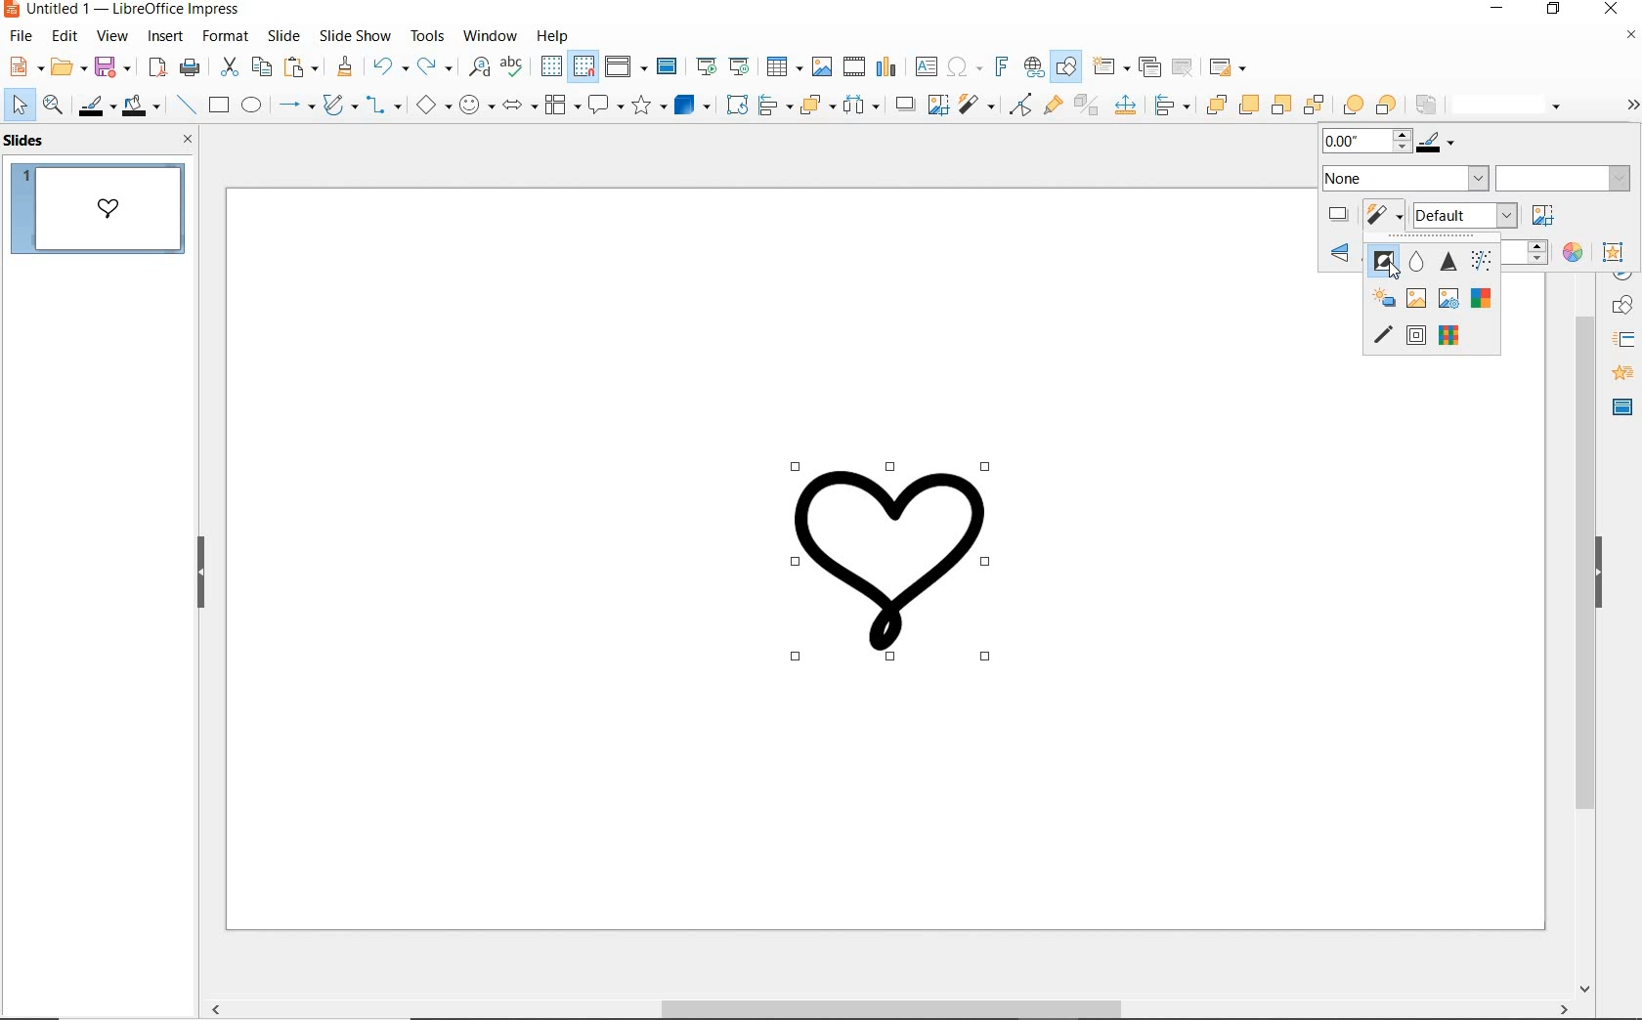 The width and height of the screenshot is (1642, 1020). What do you see at coordinates (431, 107) in the screenshot?
I see `basic shapes` at bounding box center [431, 107].